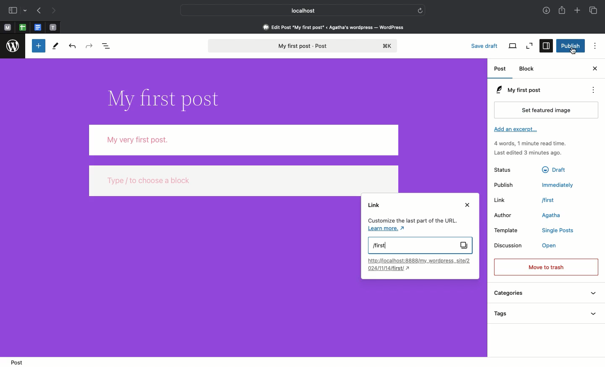 The height and width of the screenshot is (367, 605). What do you see at coordinates (244, 180) in the screenshot?
I see `type / to choose a block` at bounding box center [244, 180].